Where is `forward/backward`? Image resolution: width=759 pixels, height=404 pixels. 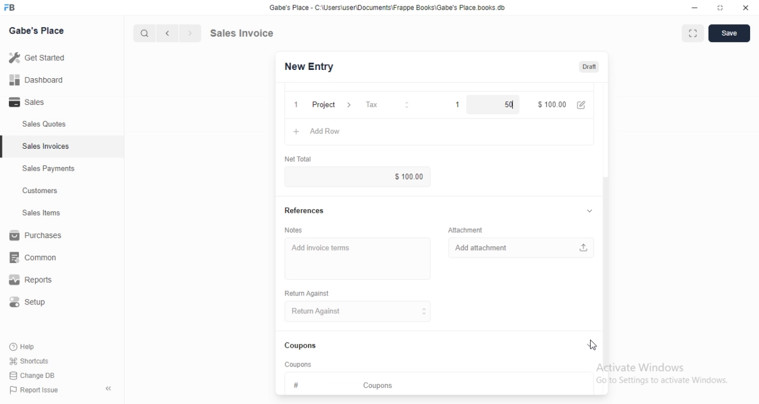
forward/backward is located at coordinates (178, 33).